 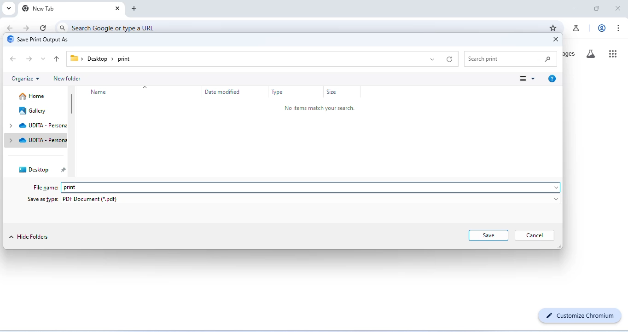 I want to click on close, so click(x=553, y=40).